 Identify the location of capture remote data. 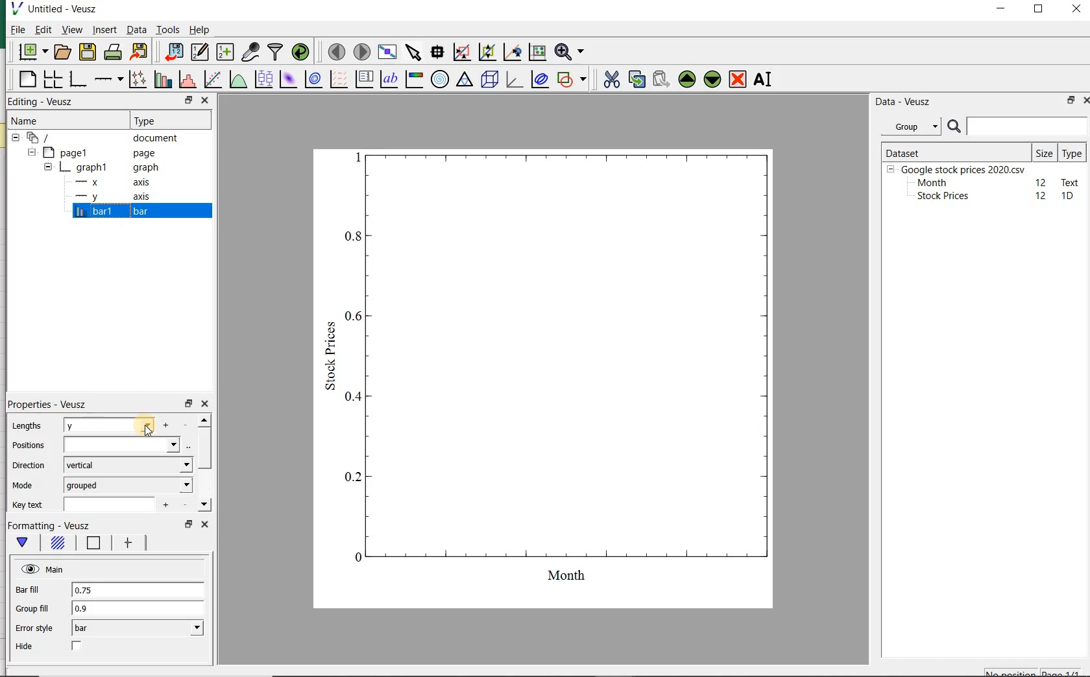
(250, 53).